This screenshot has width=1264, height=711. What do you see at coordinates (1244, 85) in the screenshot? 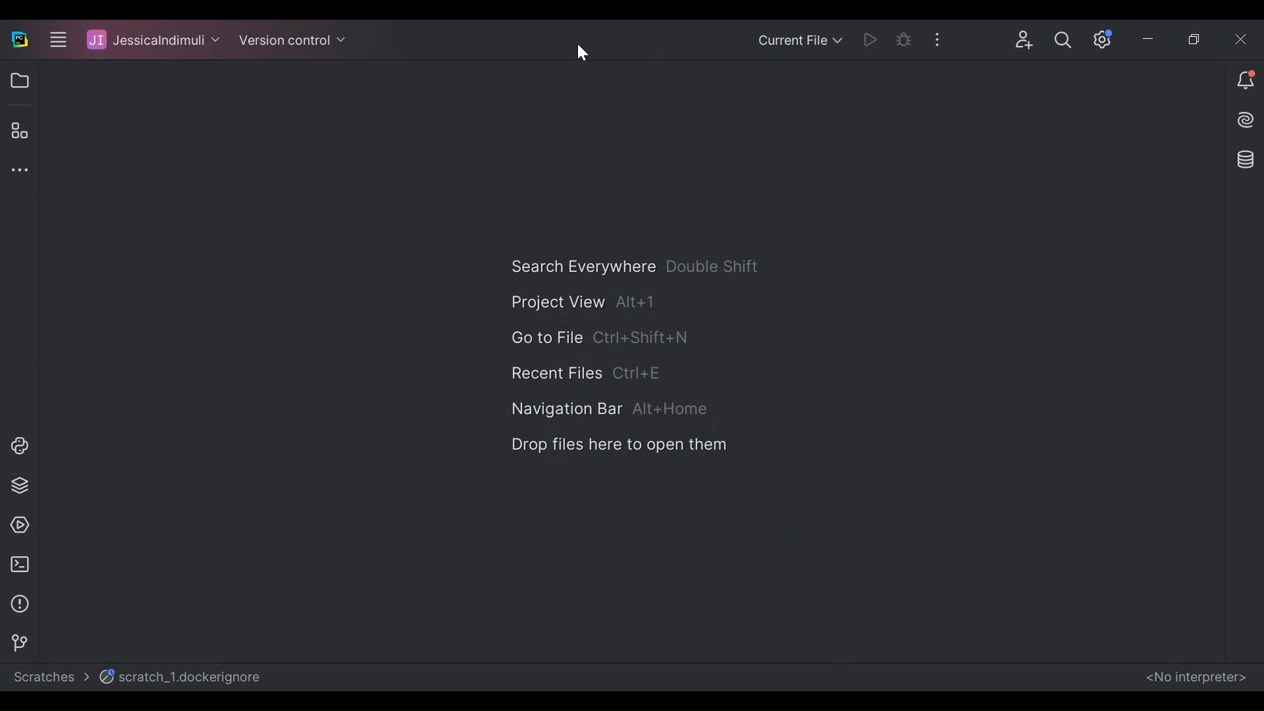
I see `Notifications` at bounding box center [1244, 85].